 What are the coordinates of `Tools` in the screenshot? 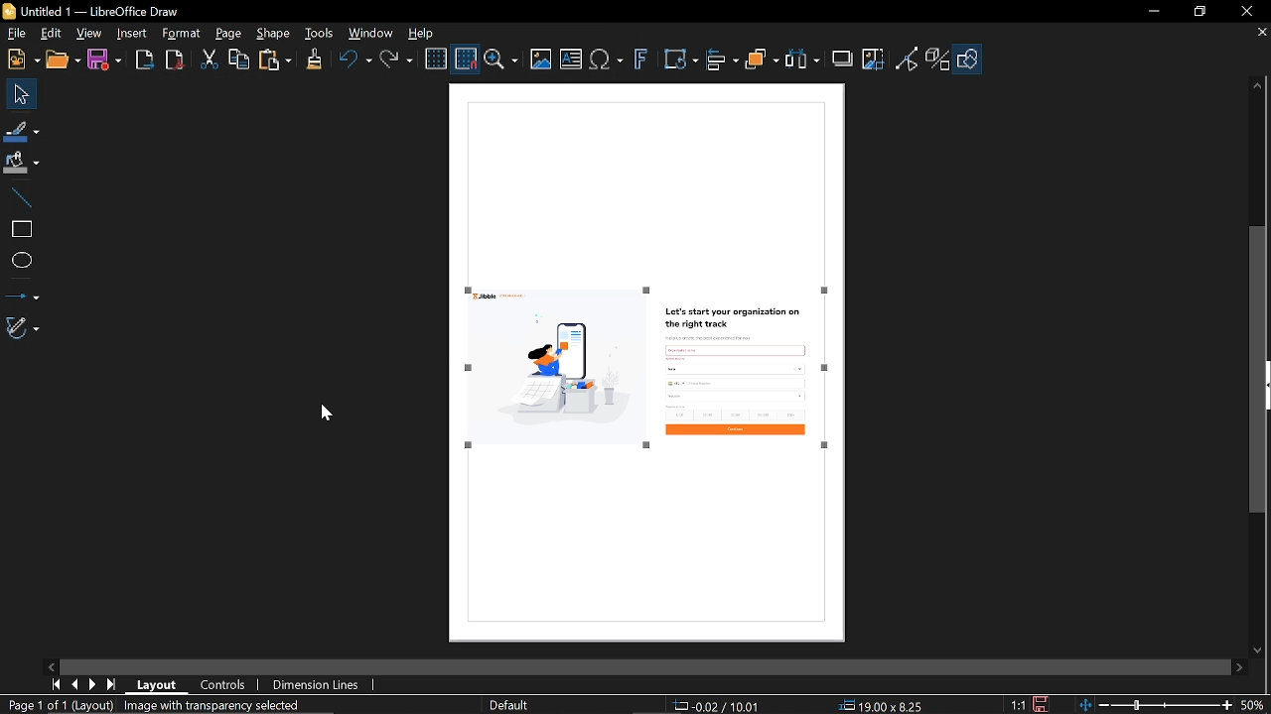 It's located at (320, 32).